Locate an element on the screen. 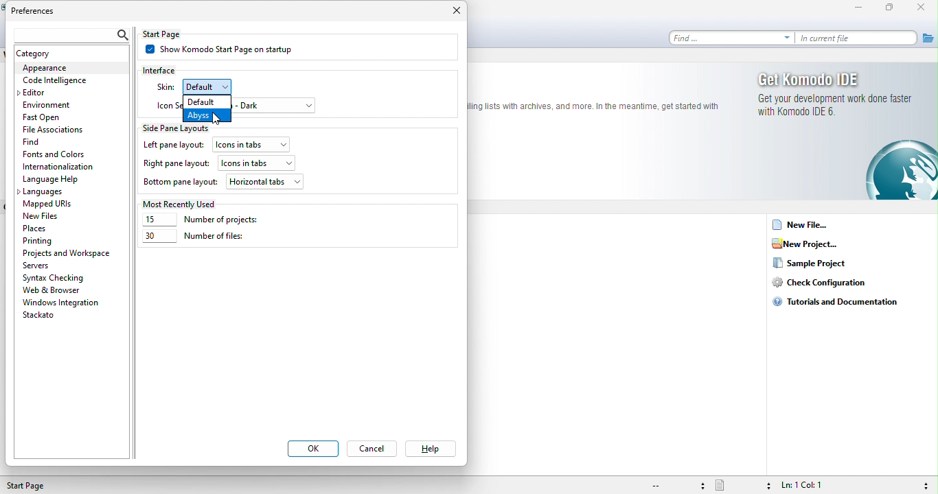  ok is located at coordinates (312, 449).